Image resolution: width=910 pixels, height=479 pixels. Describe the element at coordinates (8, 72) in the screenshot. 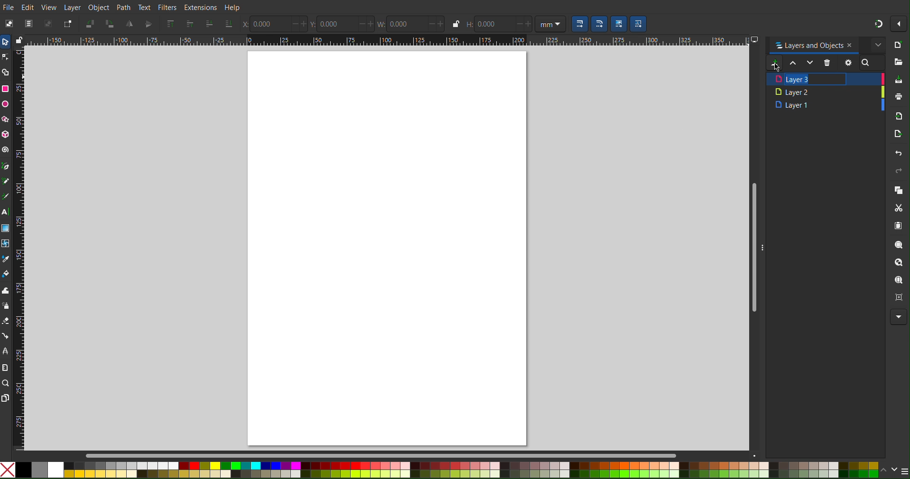

I see `Shape Builder Tool` at that location.